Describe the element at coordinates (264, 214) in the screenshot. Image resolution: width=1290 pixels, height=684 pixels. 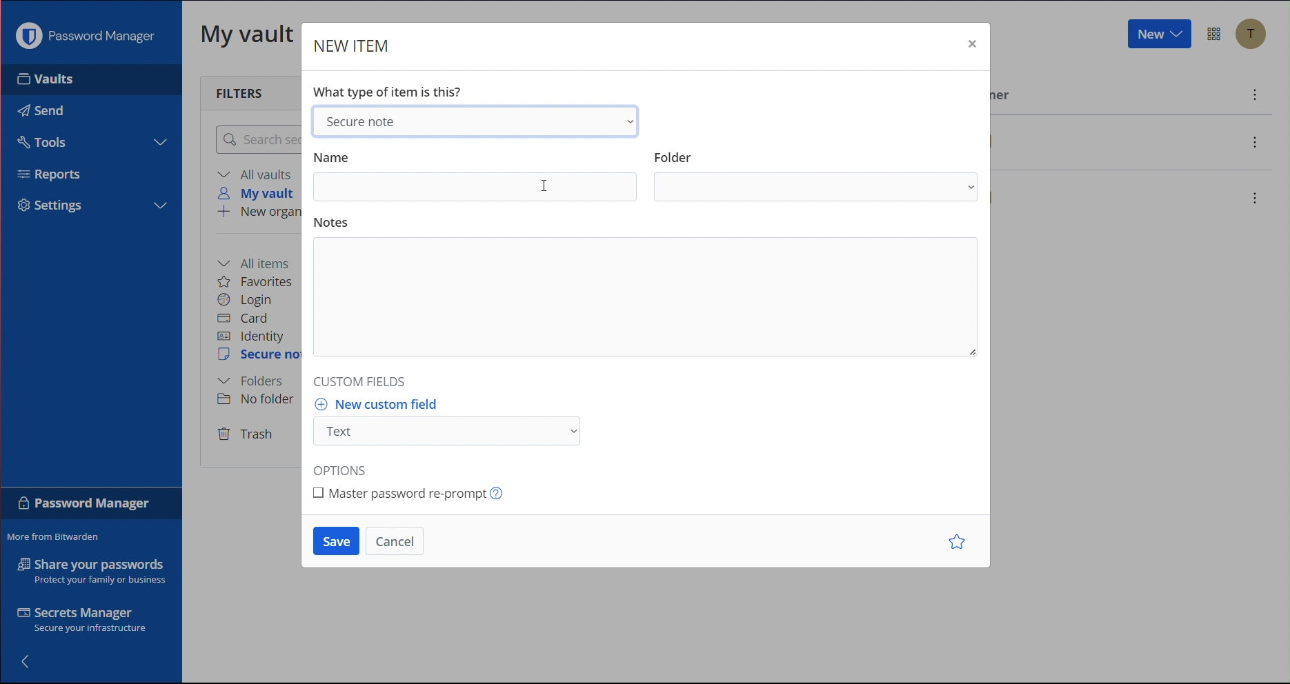
I see `New organization` at that location.